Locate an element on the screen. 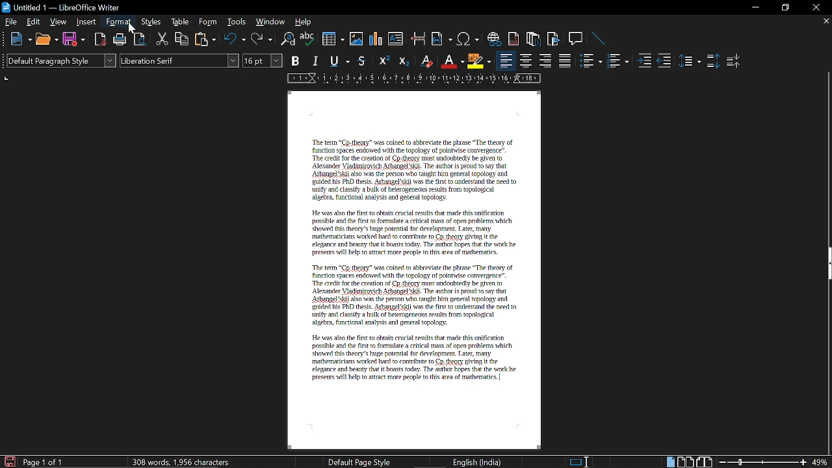  Find and replace is located at coordinates (288, 40).